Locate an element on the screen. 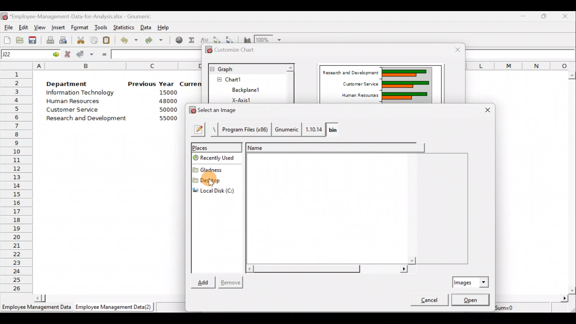 The image size is (576, 324). Customer Service is located at coordinates (70, 110).